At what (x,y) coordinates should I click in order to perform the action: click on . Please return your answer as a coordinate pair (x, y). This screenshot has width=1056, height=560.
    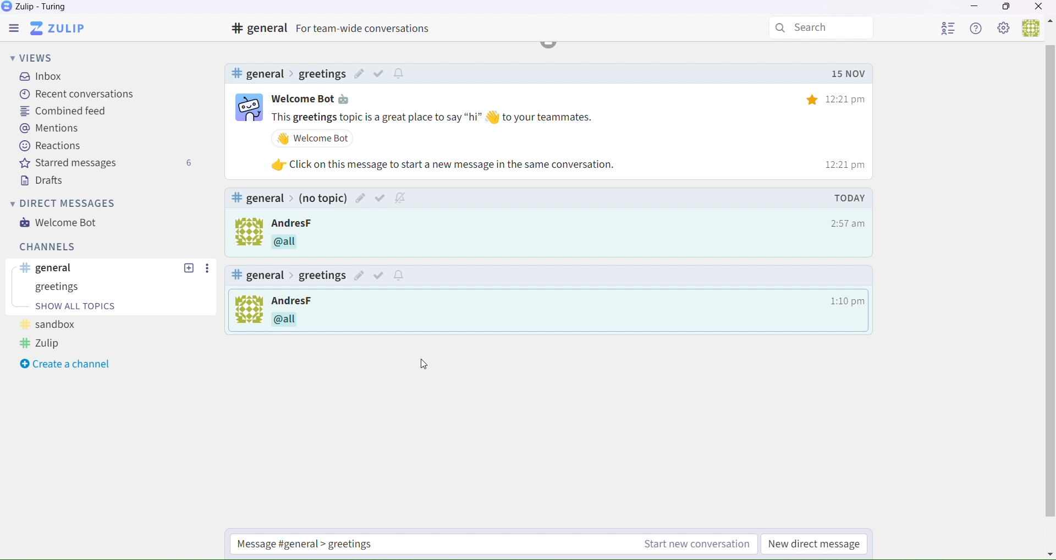
    Looking at the image, I should click on (188, 268).